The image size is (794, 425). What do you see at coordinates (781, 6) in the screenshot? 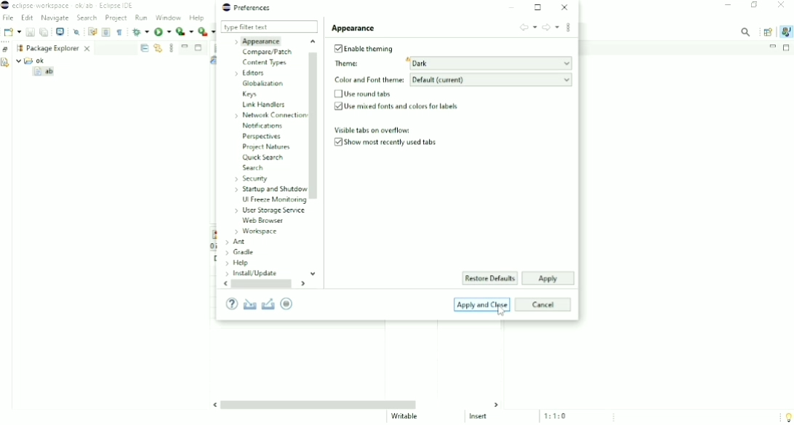
I see `Close` at bounding box center [781, 6].